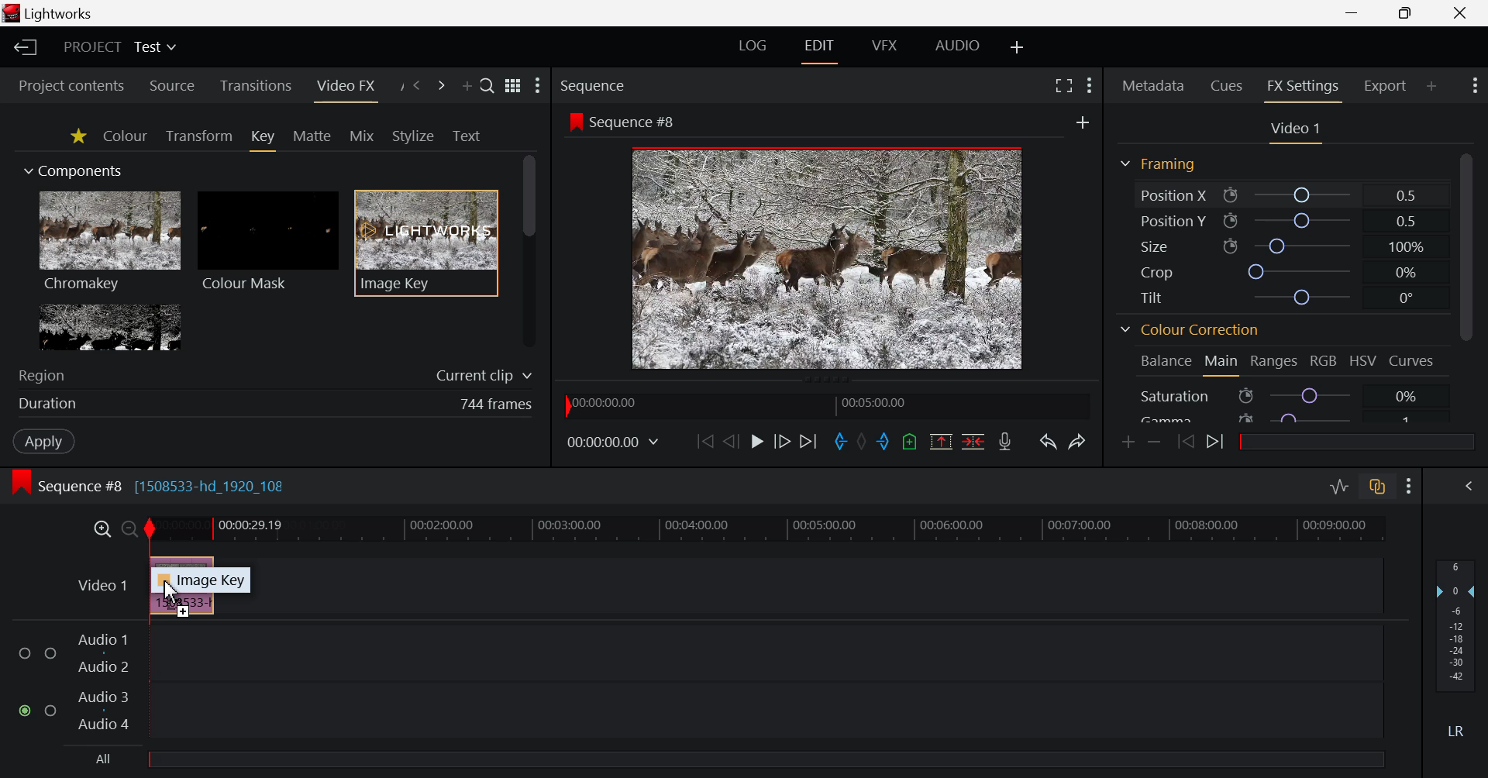  I want to click on toggle between list and title view, so click(513, 84).